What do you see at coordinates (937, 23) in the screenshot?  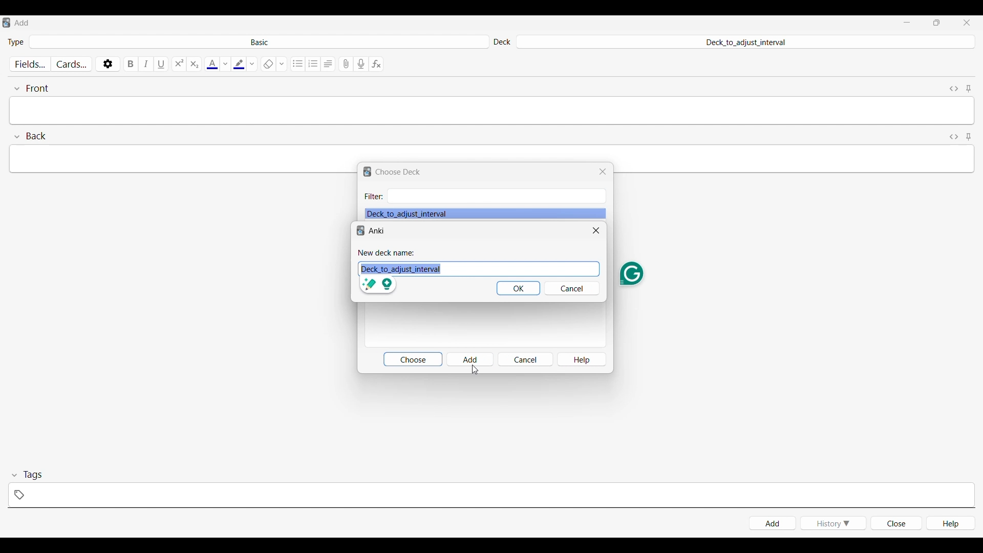 I see `Show interface in smaller tab` at bounding box center [937, 23].